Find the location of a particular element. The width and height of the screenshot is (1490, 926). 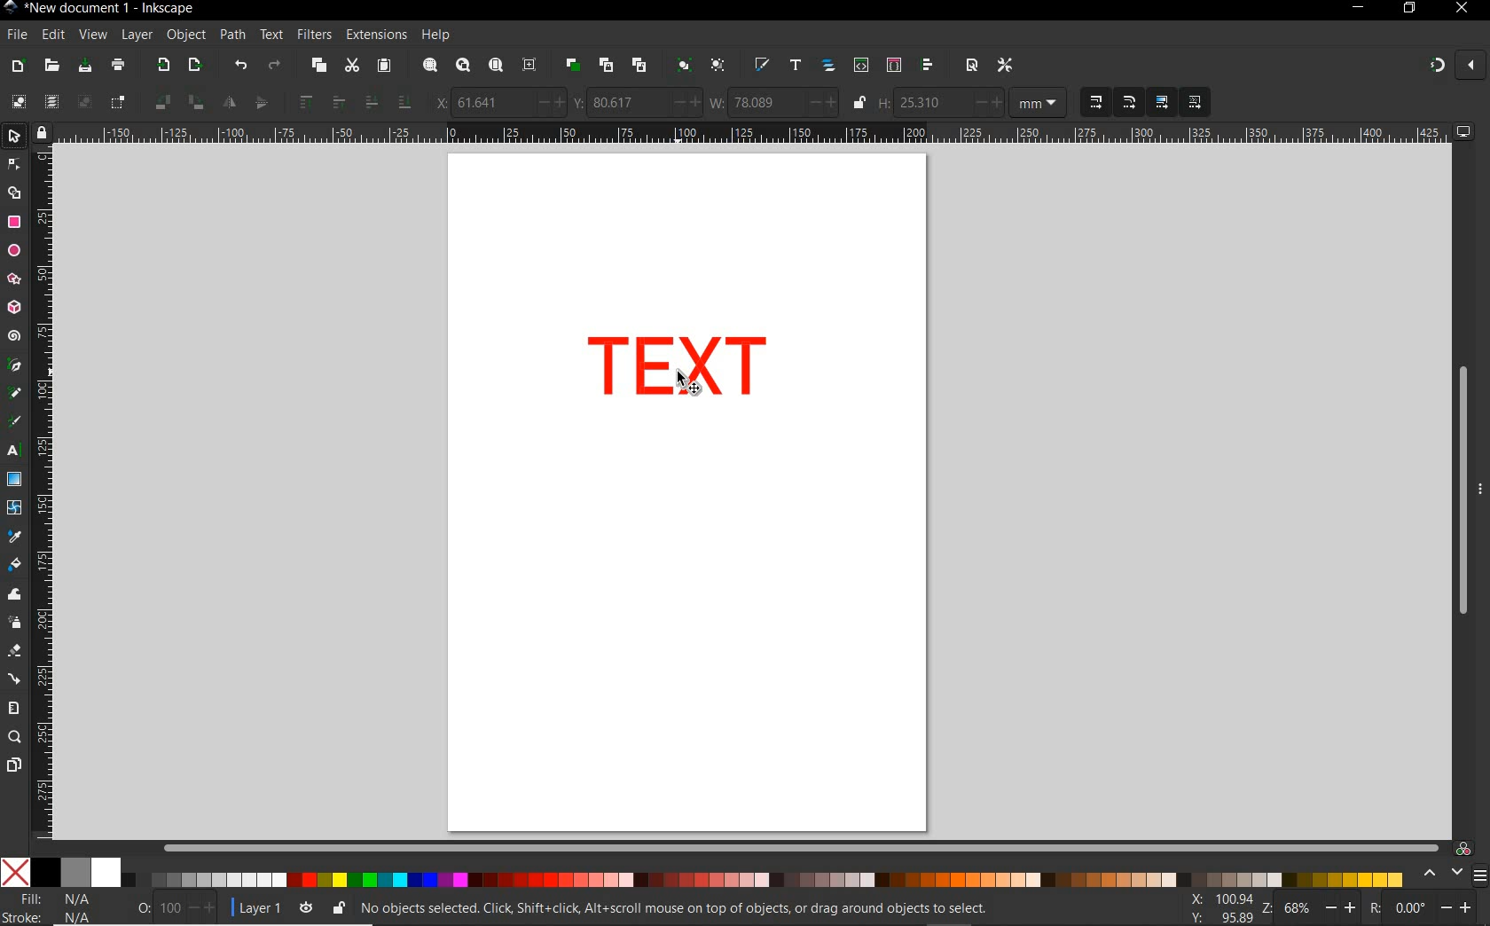

save is located at coordinates (85, 66).